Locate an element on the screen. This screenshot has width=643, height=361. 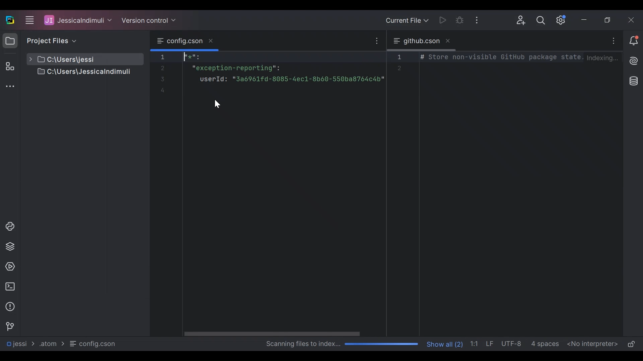
Minimize is located at coordinates (587, 20).